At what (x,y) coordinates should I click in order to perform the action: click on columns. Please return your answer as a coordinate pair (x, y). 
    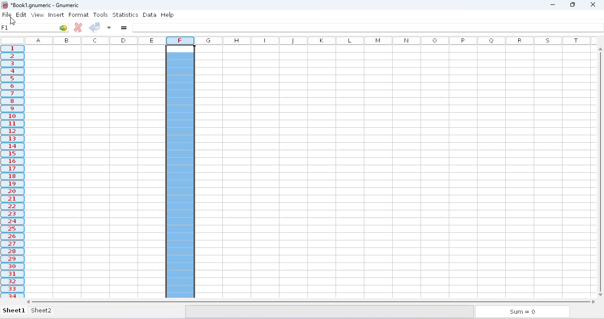
    Looking at the image, I should click on (95, 40).